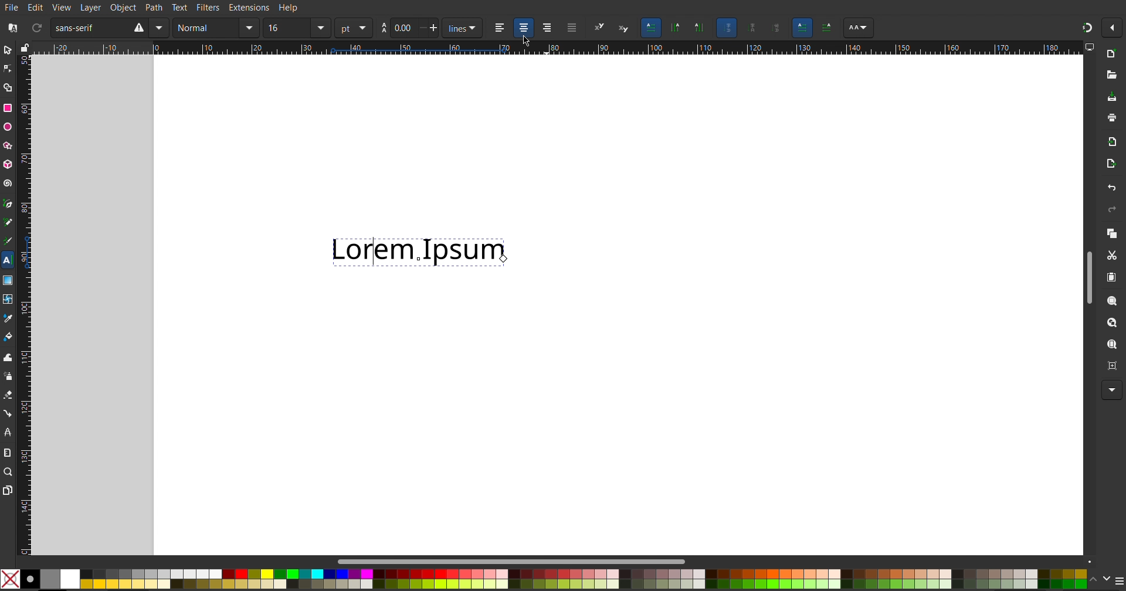 Image resolution: width=1126 pixels, height=591 pixels. Describe the element at coordinates (11, 7) in the screenshot. I see `FIle` at that location.